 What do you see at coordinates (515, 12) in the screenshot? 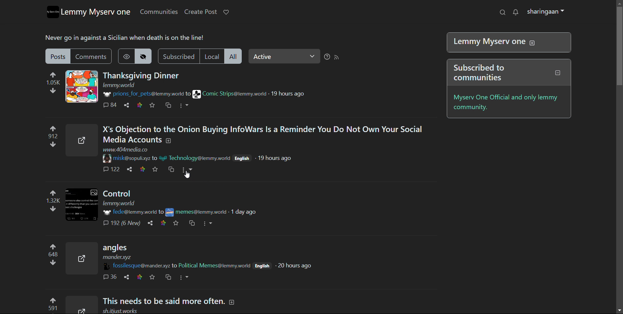
I see `notifications` at bounding box center [515, 12].